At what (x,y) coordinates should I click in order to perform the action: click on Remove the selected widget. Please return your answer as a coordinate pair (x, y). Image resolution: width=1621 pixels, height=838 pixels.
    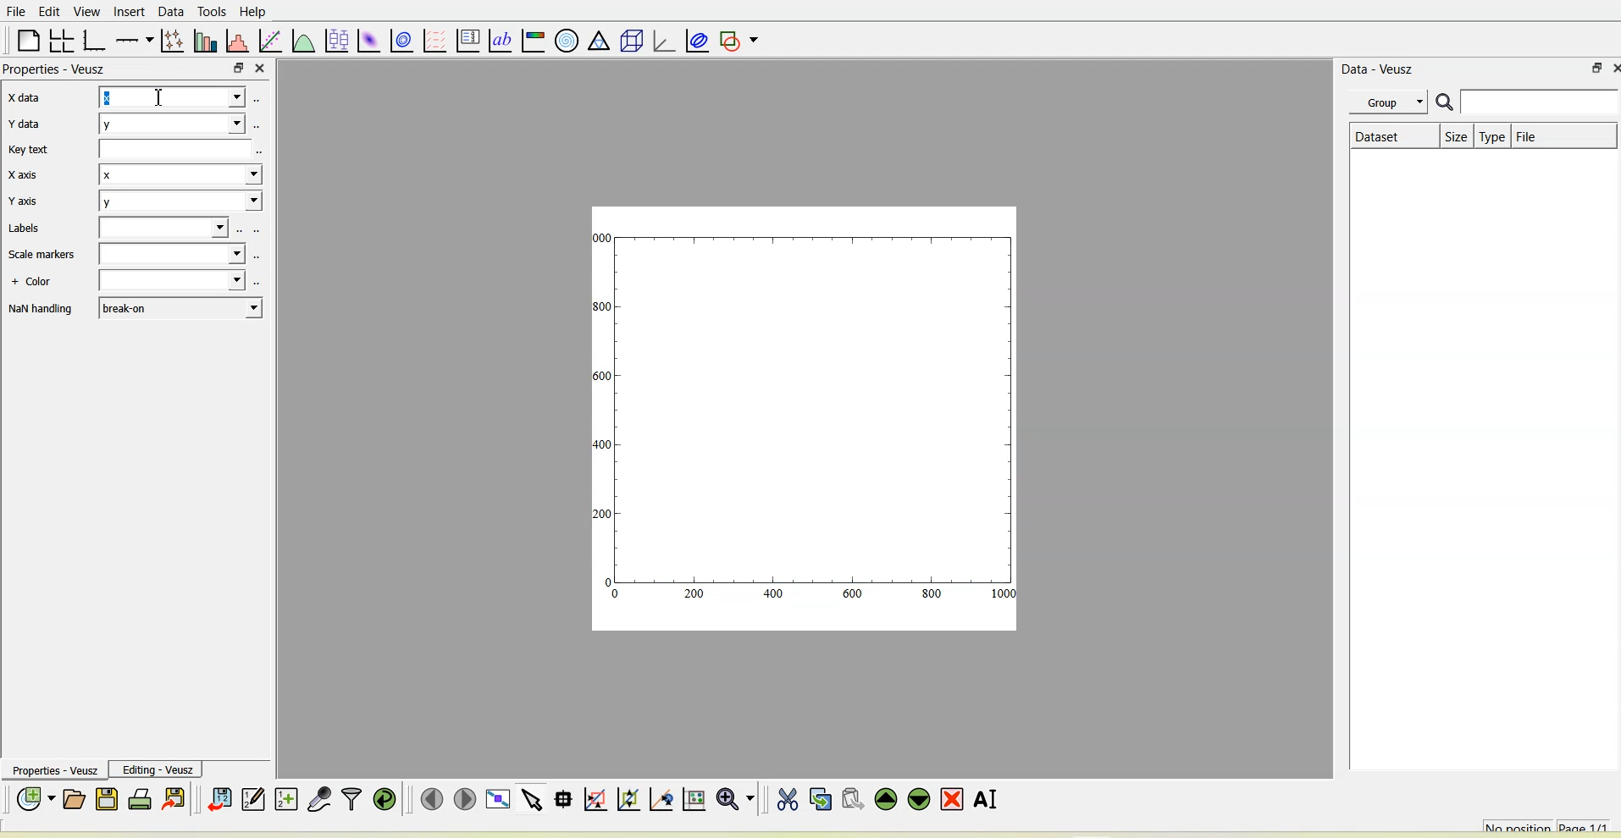
    Looking at the image, I should click on (951, 800).